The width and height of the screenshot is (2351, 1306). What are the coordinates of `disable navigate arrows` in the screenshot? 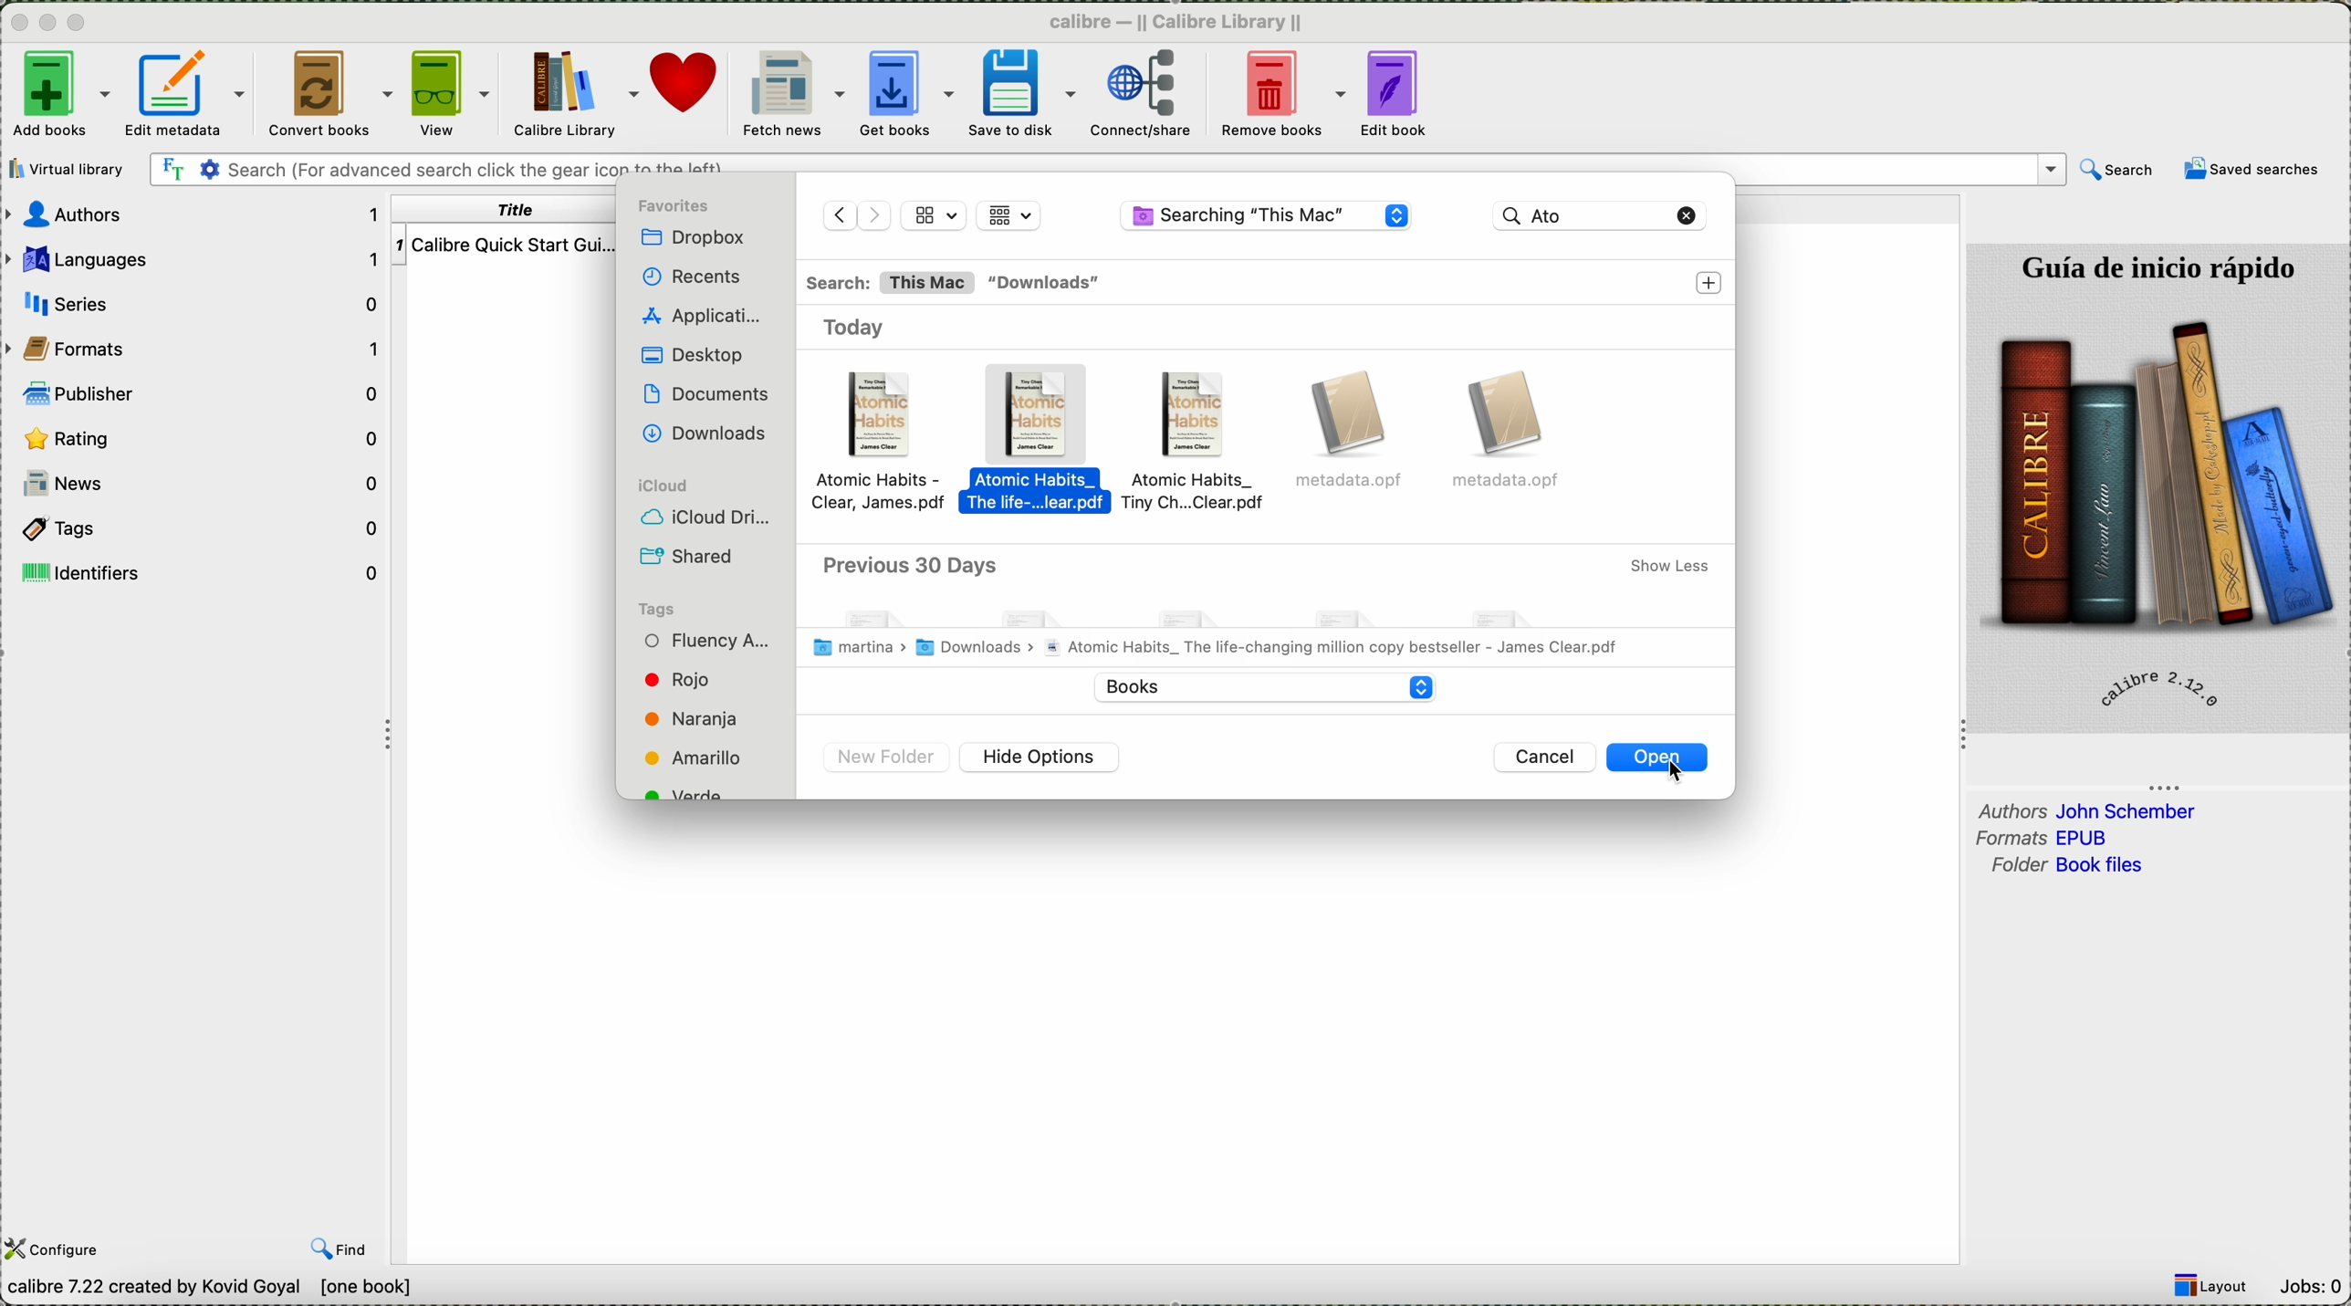 It's located at (855, 213).